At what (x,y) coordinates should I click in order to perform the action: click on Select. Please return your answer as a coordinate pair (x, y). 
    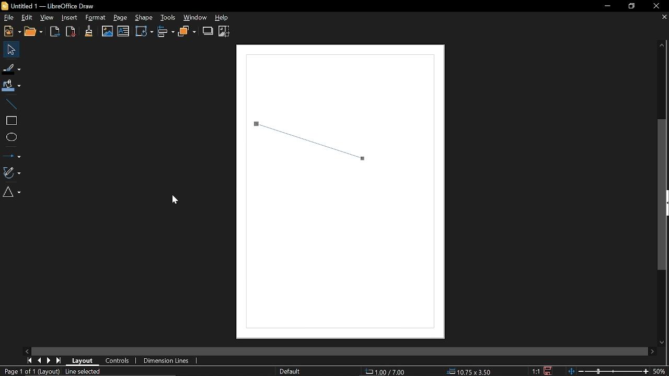
    Looking at the image, I should click on (10, 50).